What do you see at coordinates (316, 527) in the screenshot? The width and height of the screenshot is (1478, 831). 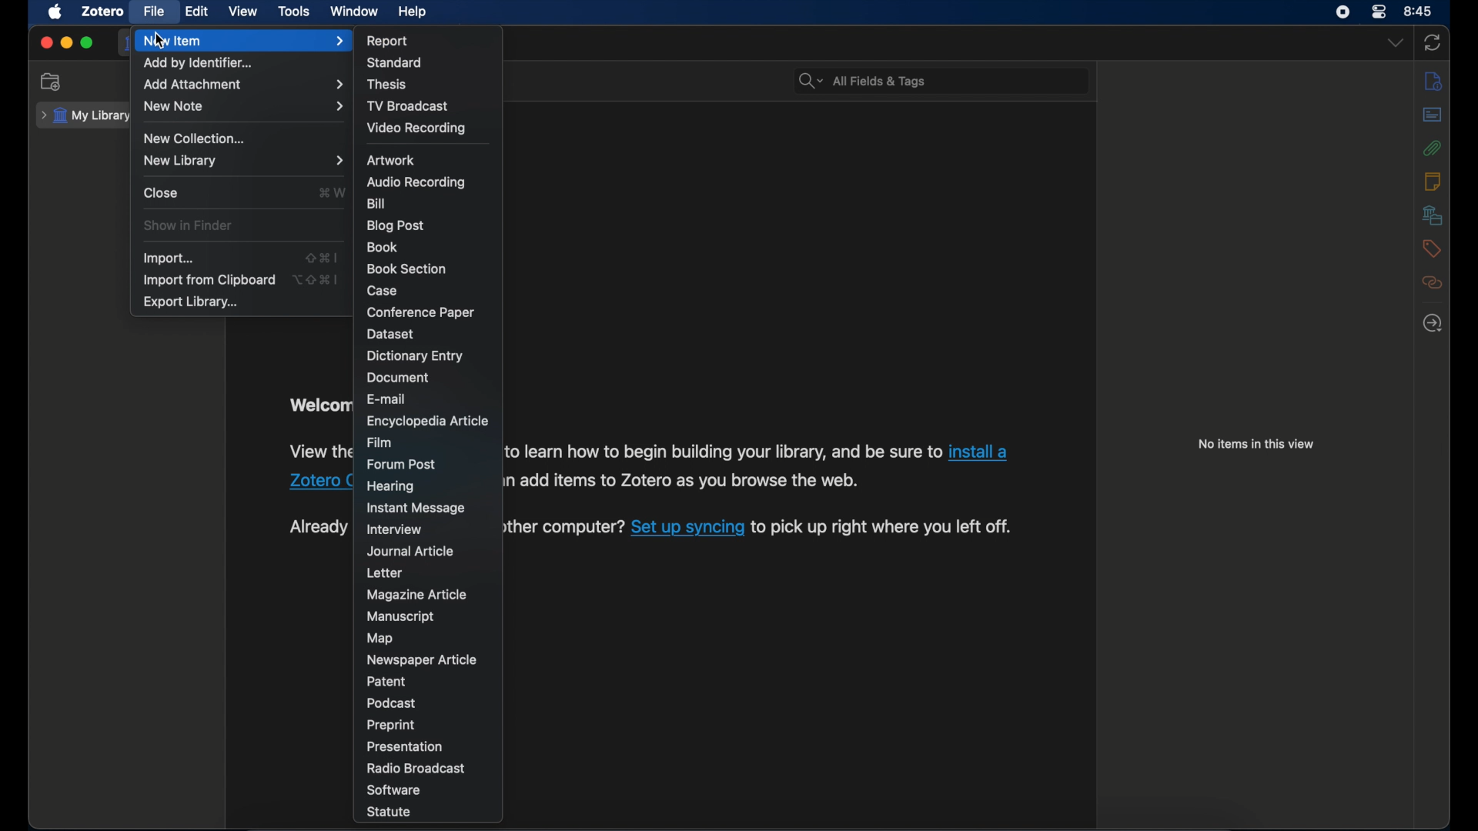 I see `text` at bounding box center [316, 527].